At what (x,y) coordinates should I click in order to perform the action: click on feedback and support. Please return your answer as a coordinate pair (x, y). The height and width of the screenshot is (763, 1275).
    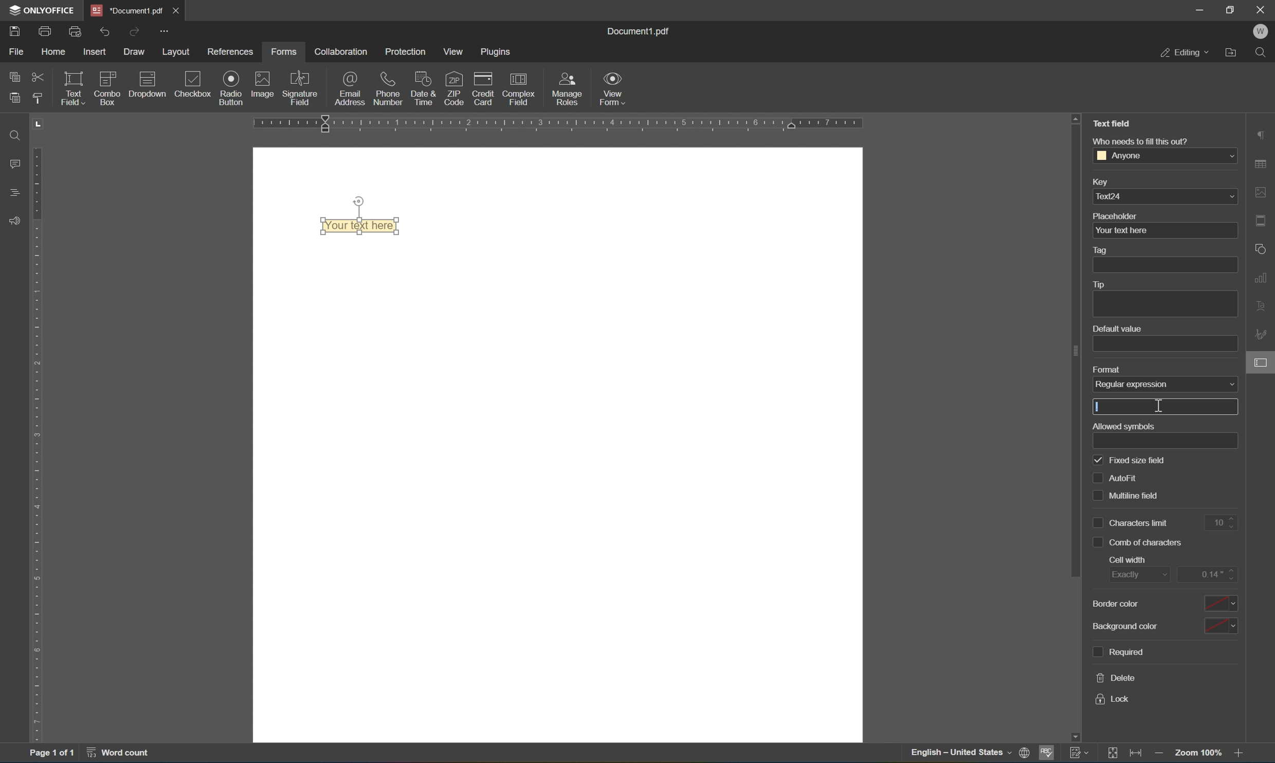
    Looking at the image, I should click on (14, 222).